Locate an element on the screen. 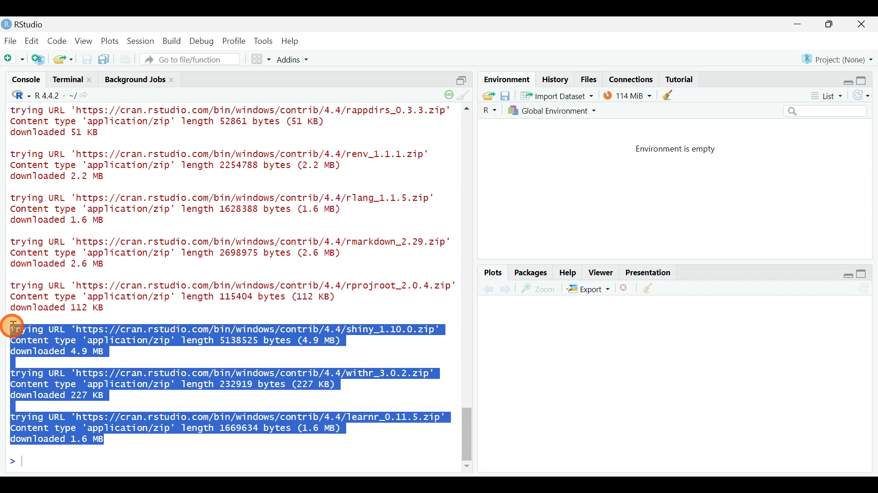  minimize is located at coordinates (802, 25).